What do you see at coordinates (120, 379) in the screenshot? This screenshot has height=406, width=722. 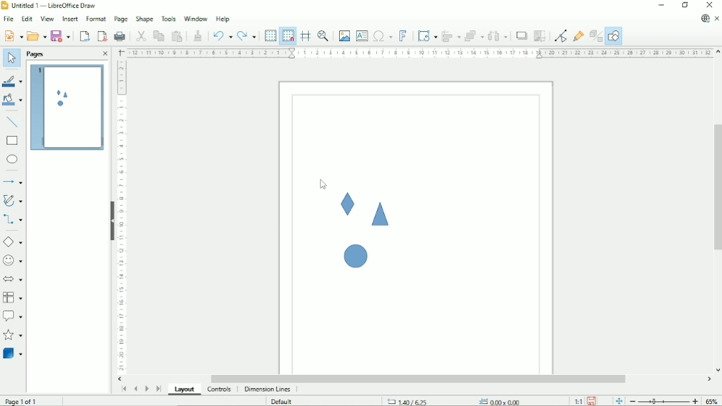 I see `Horizontal scroll button` at bounding box center [120, 379].